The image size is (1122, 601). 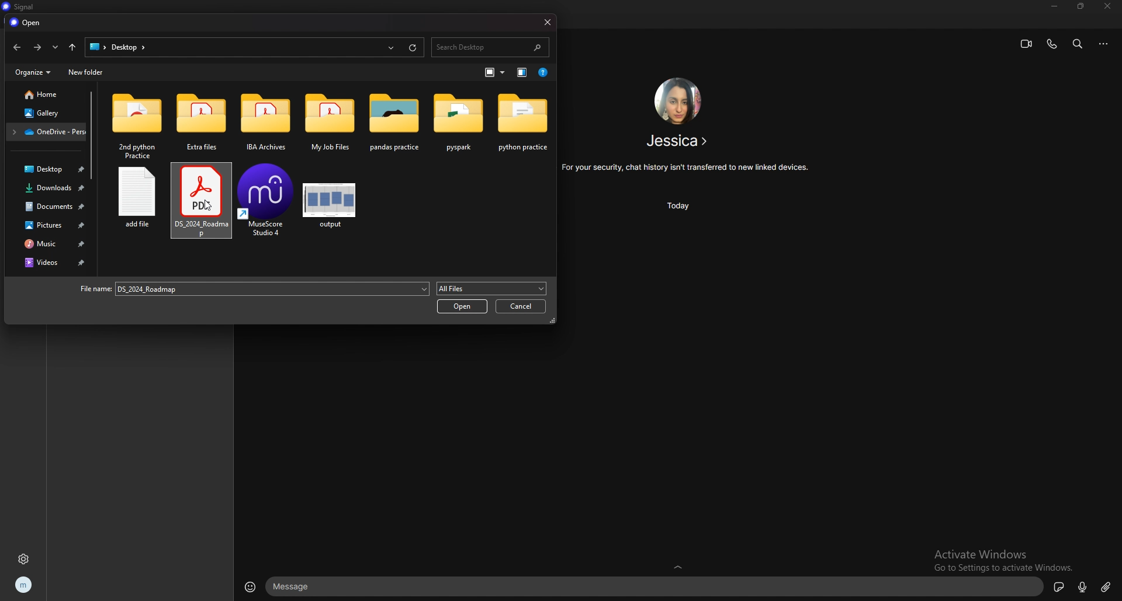 I want to click on folder, so click(x=199, y=122).